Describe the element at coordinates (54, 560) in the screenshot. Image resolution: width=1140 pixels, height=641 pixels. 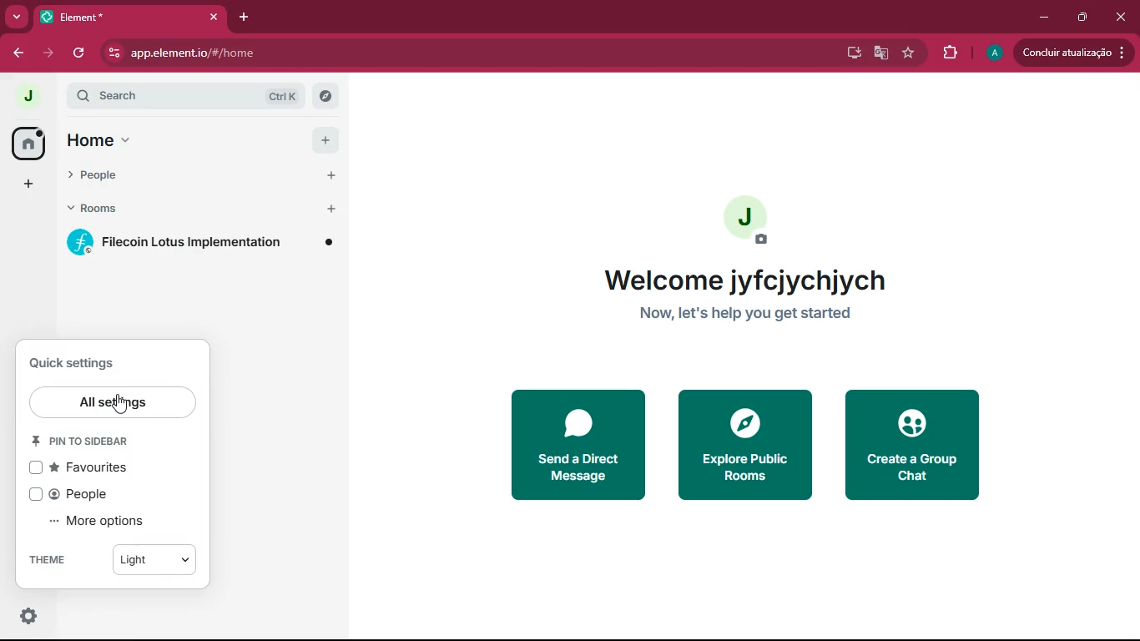
I see `theme` at that location.